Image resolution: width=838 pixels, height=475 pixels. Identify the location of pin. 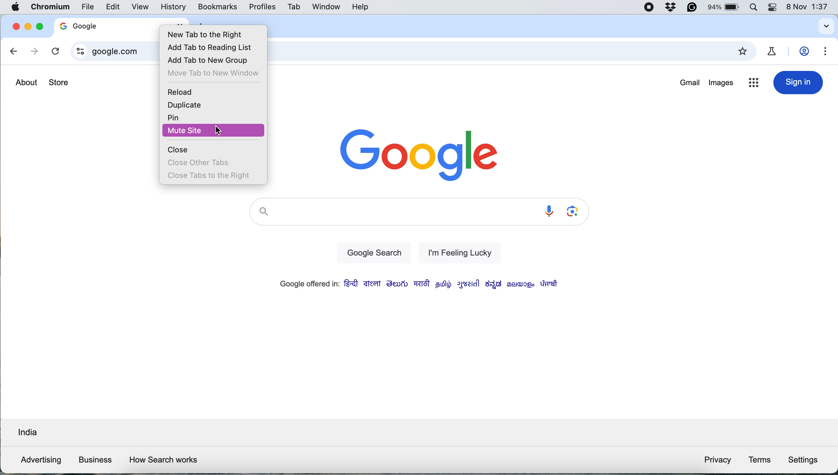
(175, 117).